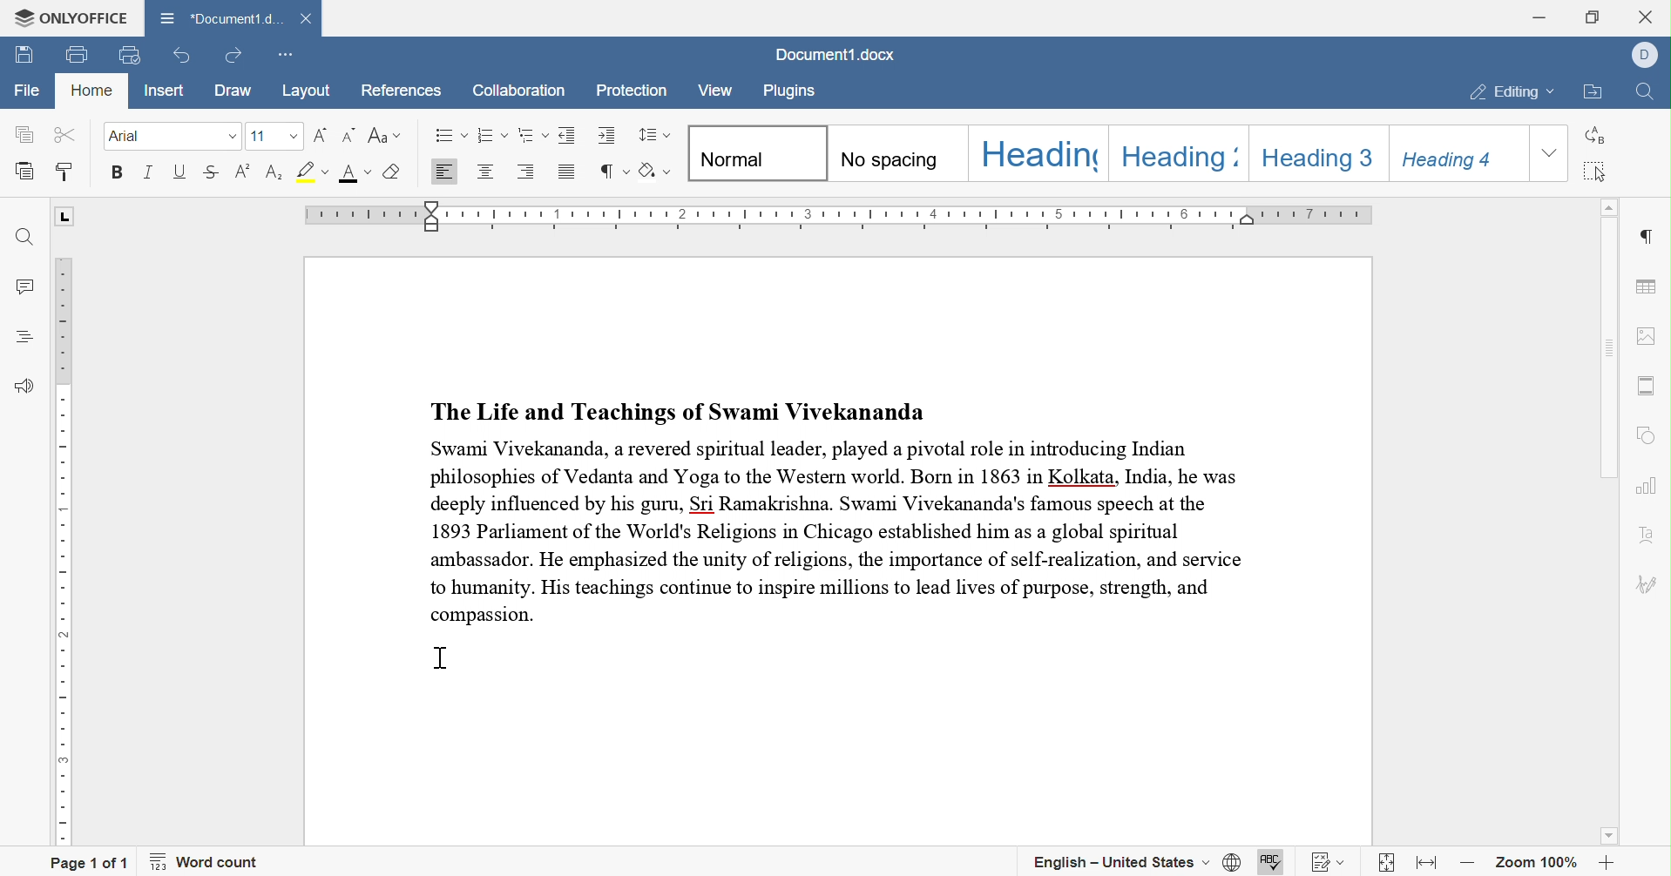 The height and width of the screenshot is (876, 1671). I want to click on ONLYOFFICE, so click(71, 19).